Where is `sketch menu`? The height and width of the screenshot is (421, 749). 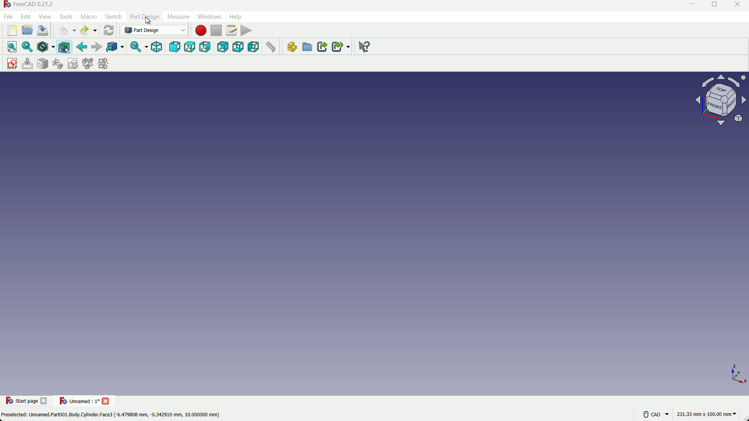 sketch menu is located at coordinates (113, 17).